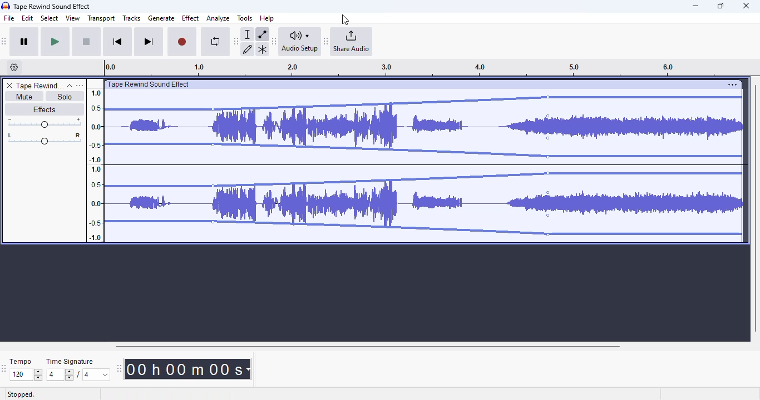 The width and height of the screenshot is (760, 400). Describe the element at coordinates (9, 18) in the screenshot. I see `file` at that location.